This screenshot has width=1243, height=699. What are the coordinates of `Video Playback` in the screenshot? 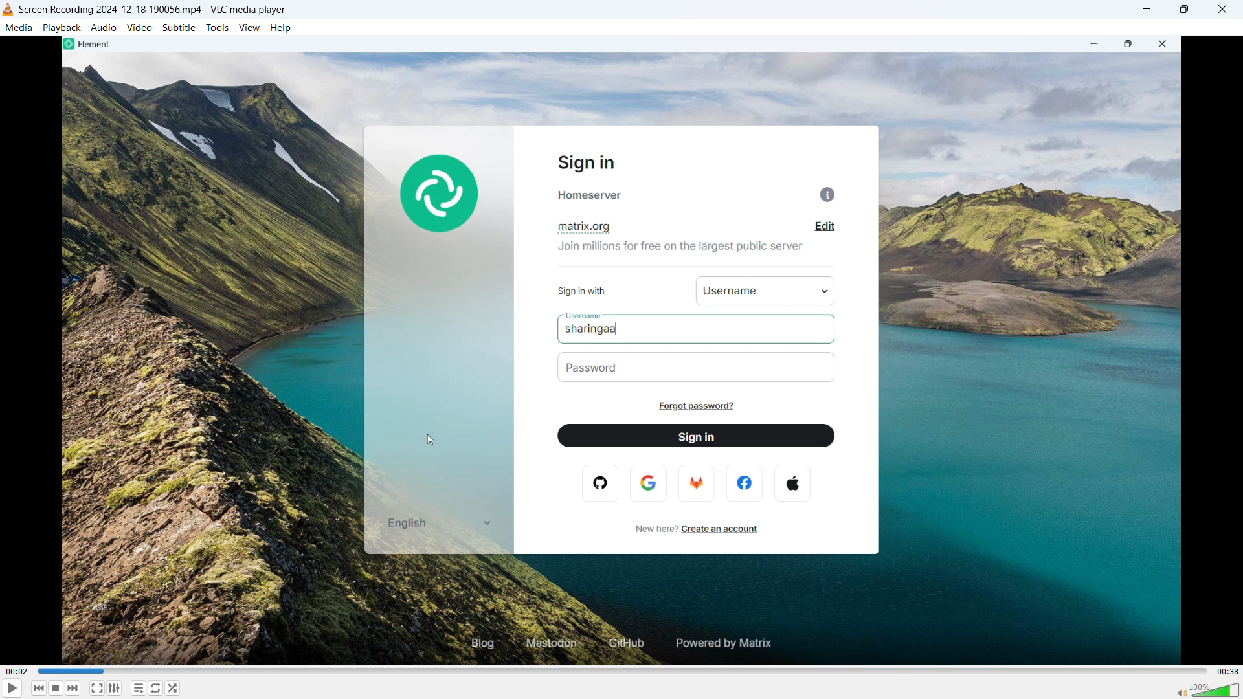 It's located at (621, 350).